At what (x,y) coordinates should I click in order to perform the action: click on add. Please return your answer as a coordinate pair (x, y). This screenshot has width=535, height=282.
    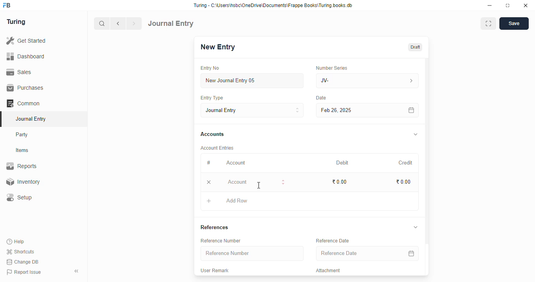
    Looking at the image, I should click on (209, 202).